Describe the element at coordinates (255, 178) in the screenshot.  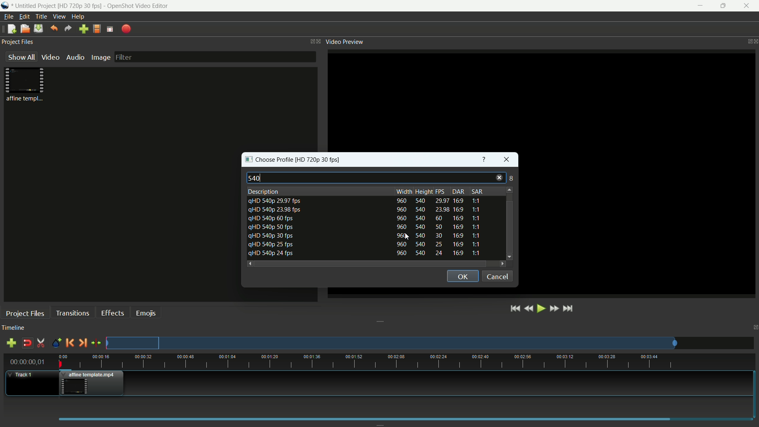
I see `540` at that location.